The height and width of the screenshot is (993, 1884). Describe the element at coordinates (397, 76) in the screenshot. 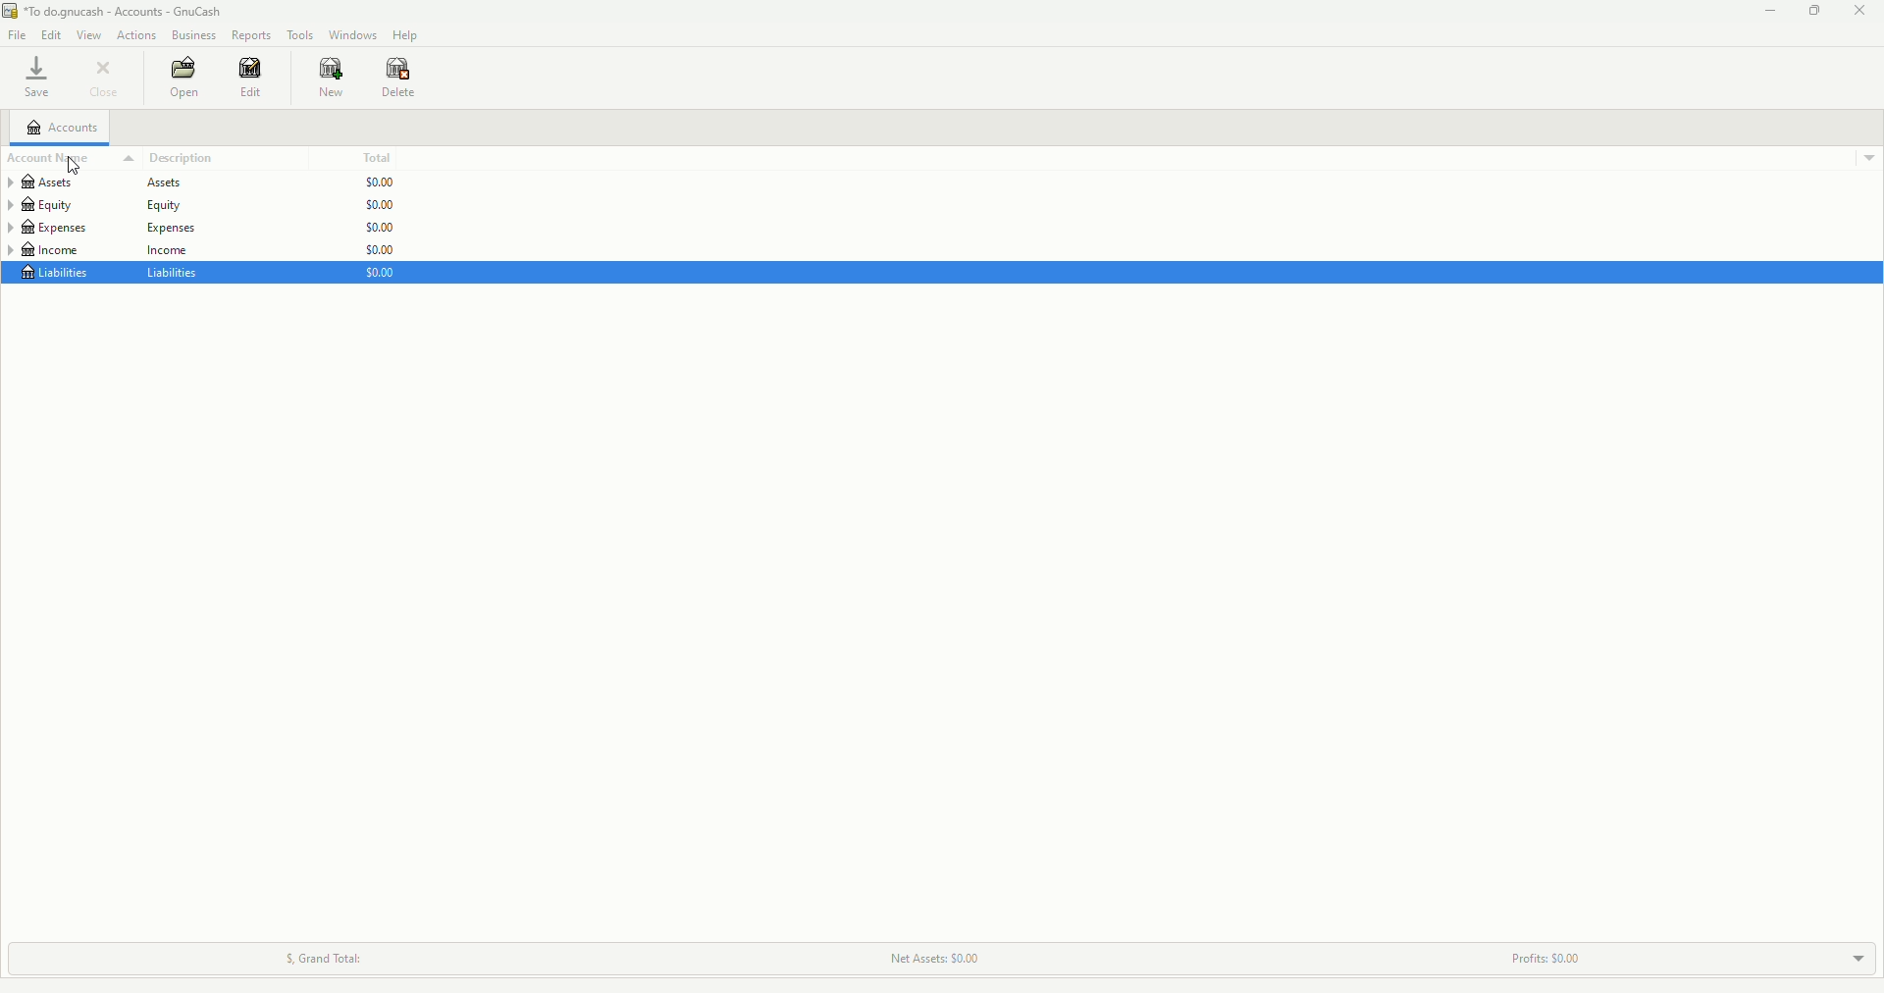

I see `Delete` at that location.